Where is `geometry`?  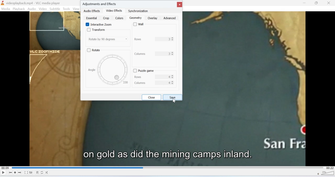
geometry is located at coordinates (136, 18).